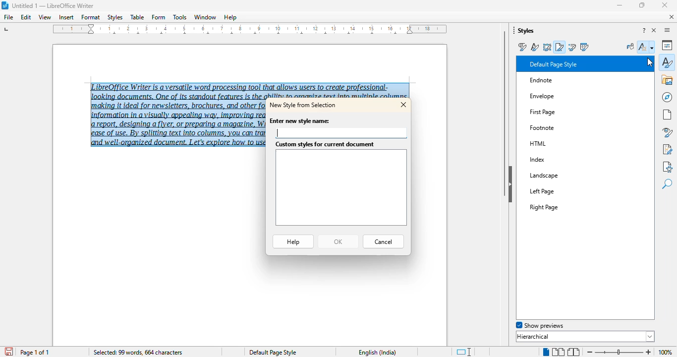 The width and height of the screenshot is (677, 357). What do you see at coordinates (293, 241) in the screenshot?
I see `help` at bounding box center [293, 241].